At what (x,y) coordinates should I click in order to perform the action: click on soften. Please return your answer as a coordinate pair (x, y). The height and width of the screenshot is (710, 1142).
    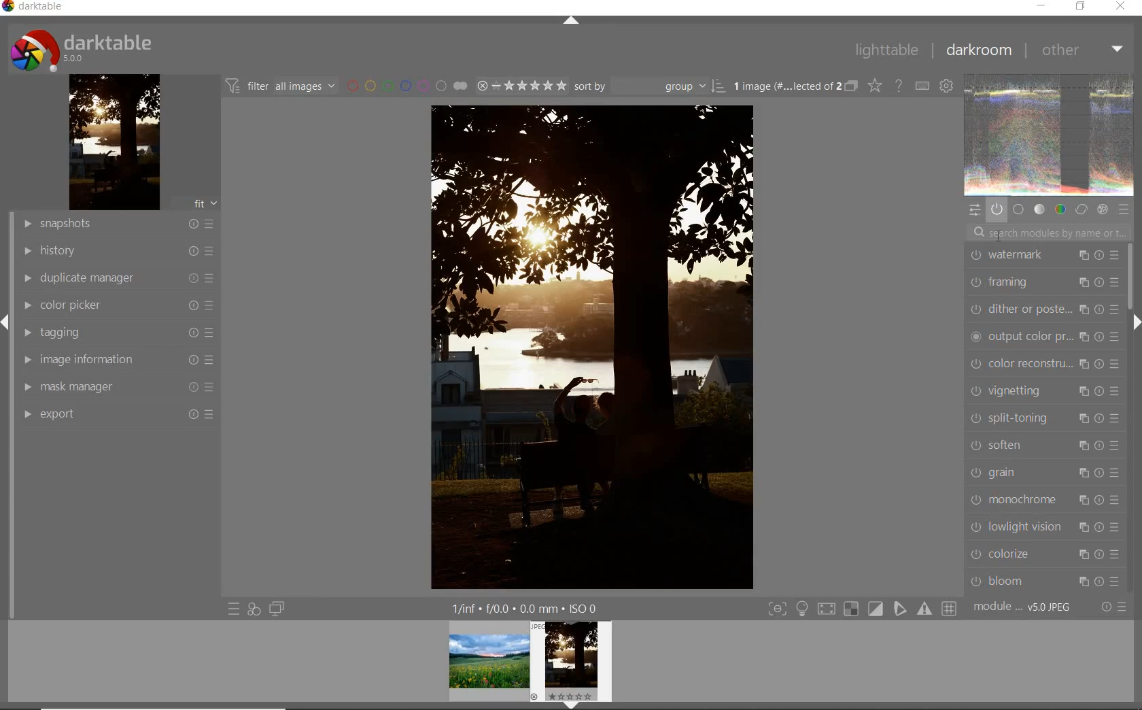
    Looking at the image, I should click on (1043, 445).